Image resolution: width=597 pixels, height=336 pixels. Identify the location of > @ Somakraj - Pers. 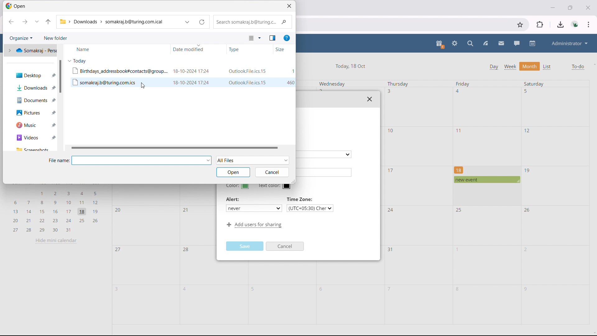
(31, 50).